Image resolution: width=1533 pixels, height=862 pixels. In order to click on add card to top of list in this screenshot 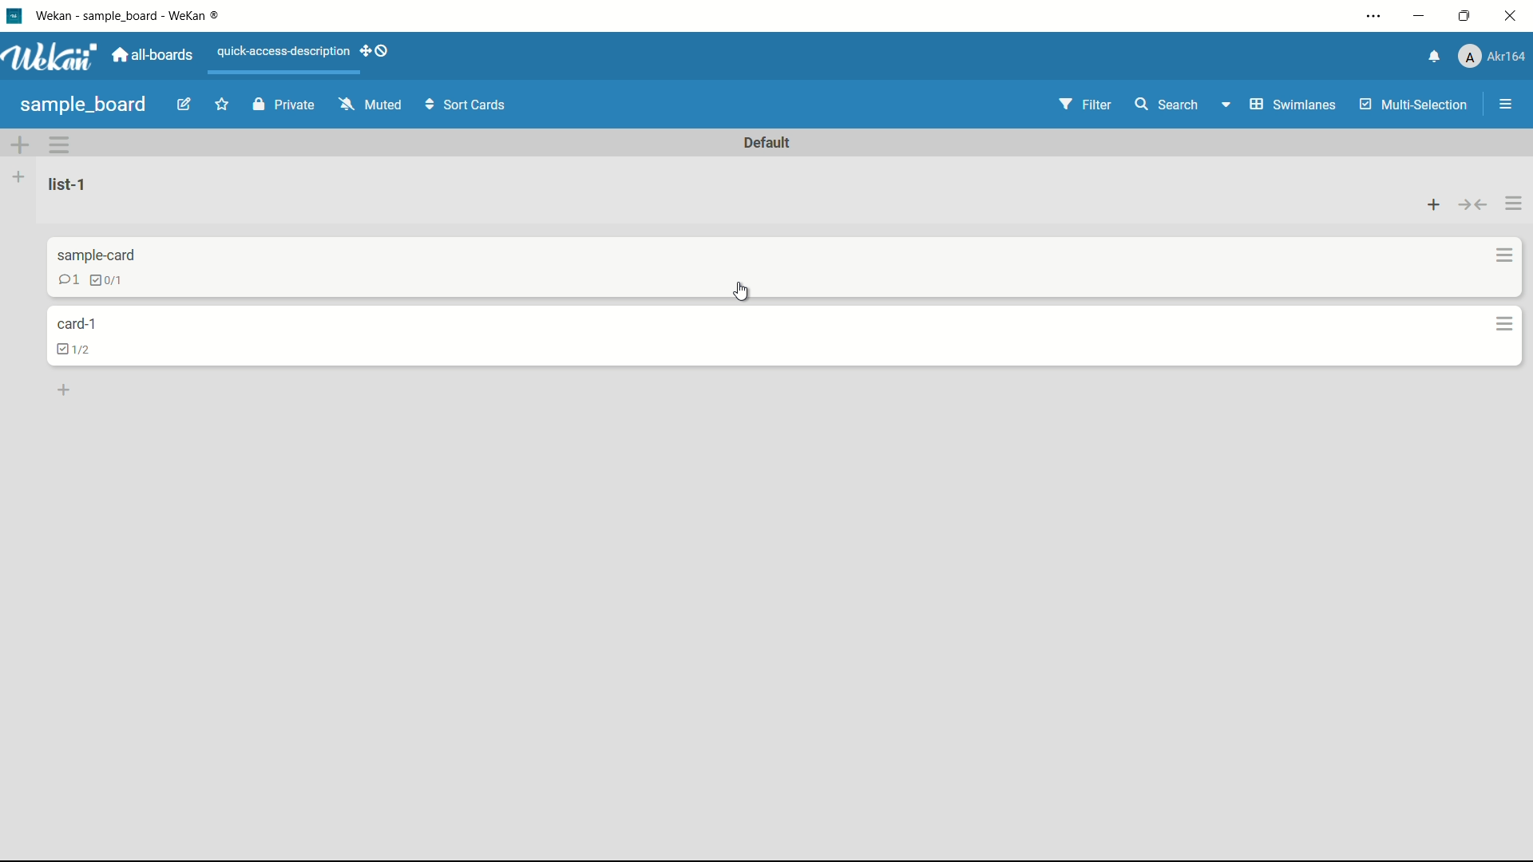, I will do `click(1434, 206)`.